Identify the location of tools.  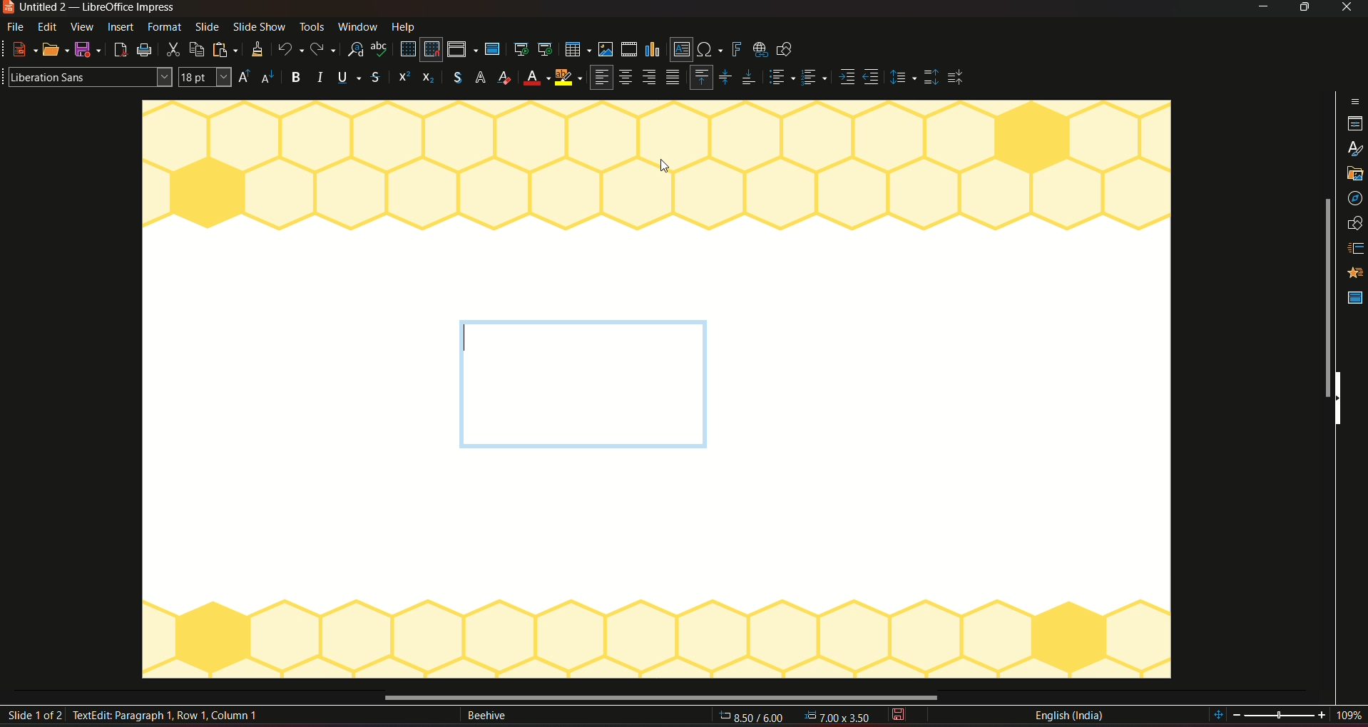
(311, 28).